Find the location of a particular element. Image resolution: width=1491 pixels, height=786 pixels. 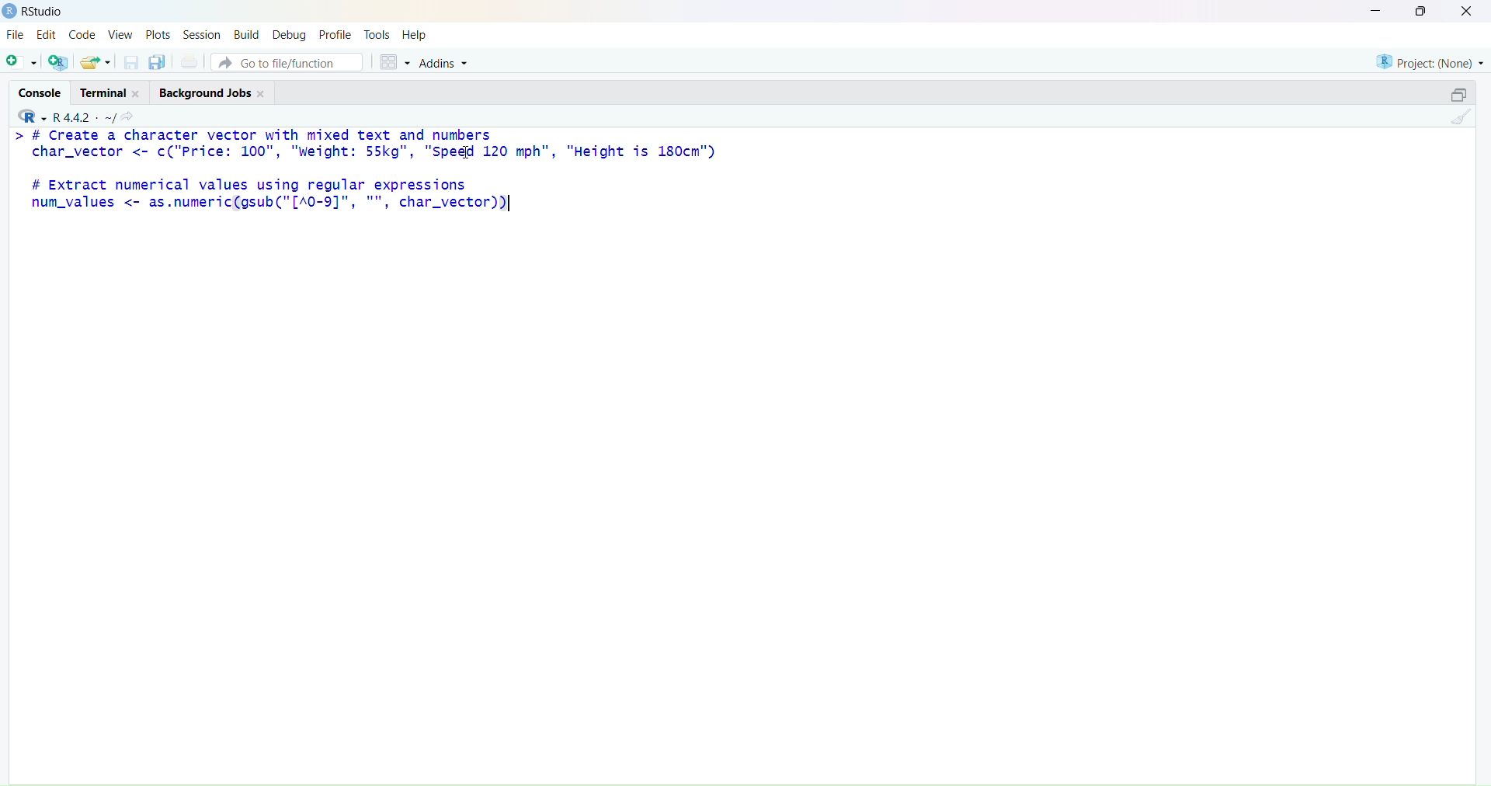

project (none) is located at coordinates (1430, 62).